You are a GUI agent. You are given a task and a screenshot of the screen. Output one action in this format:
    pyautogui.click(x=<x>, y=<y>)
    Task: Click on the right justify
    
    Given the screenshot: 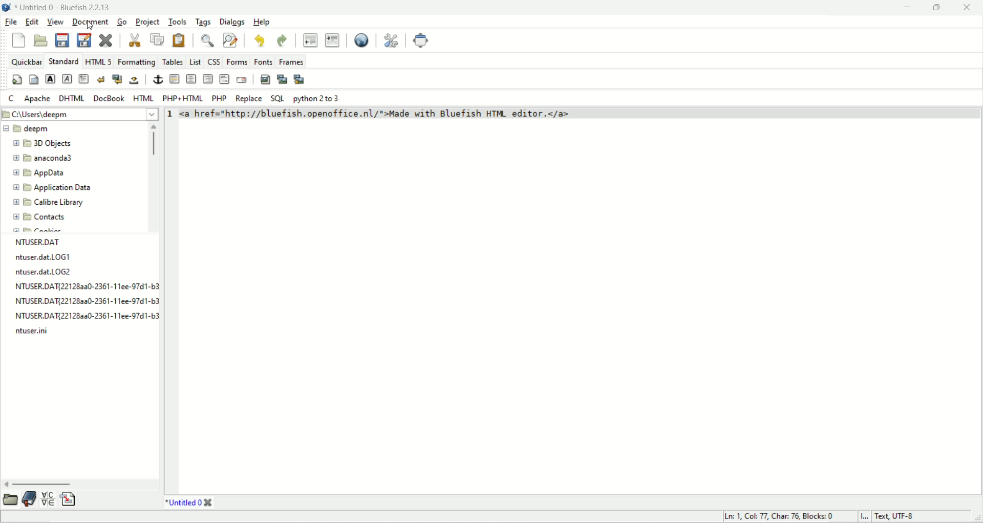 What is the action you would take?
    pyautogui.click(x=209, y=79)
    